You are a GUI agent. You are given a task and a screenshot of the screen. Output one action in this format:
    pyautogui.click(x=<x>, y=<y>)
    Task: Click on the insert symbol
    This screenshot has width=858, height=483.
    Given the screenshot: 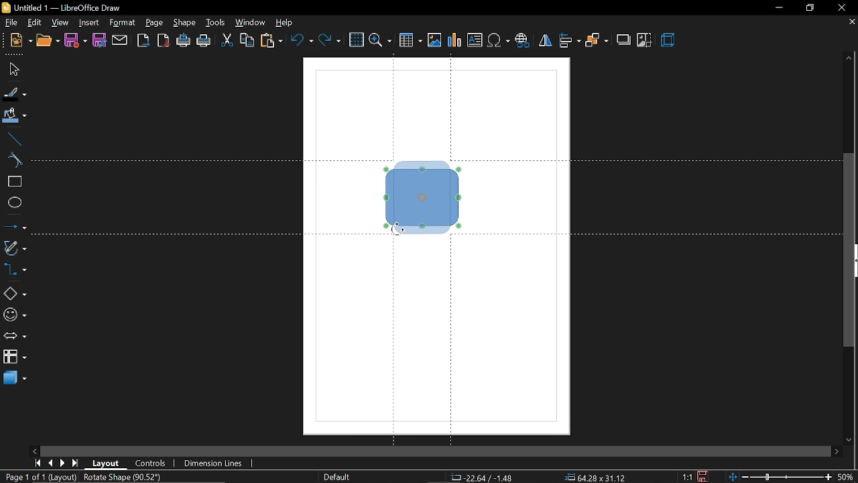 What is the action you would take?
    pyautogui.click(x=499, y=42)
    